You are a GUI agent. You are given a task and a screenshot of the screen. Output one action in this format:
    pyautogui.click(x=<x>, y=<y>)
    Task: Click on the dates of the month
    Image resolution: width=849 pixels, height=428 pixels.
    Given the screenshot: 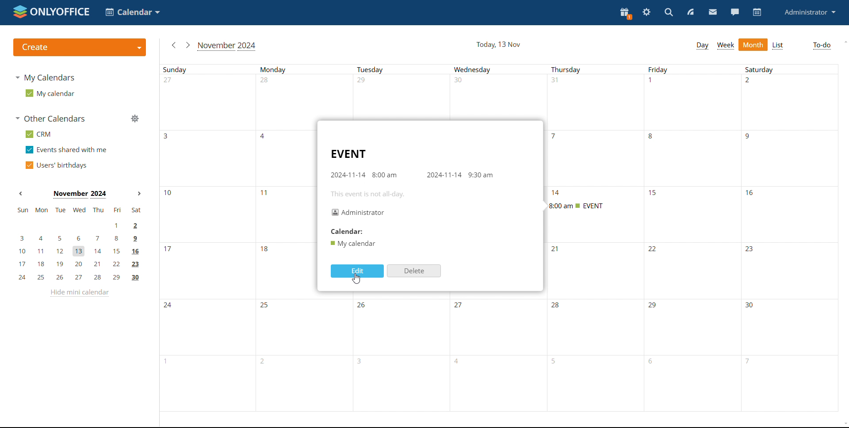 What is the action you would take?
    pyautogui.click(x=236, y=158)
    